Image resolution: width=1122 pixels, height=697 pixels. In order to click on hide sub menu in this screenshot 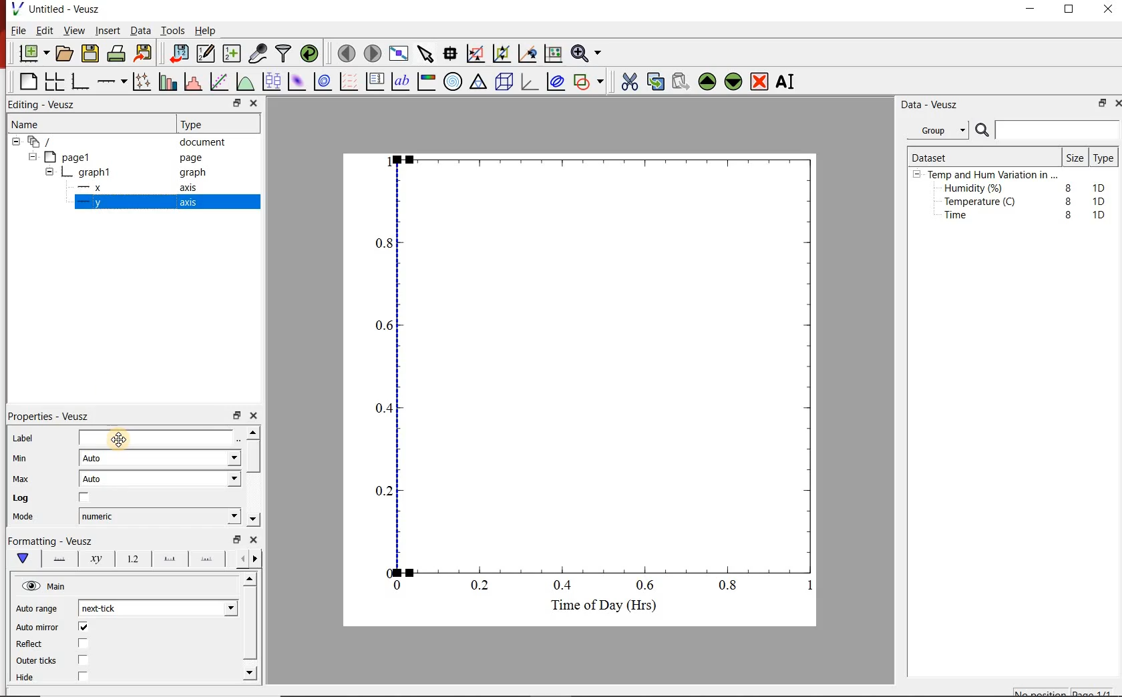, I will do `click(35, 158)`.